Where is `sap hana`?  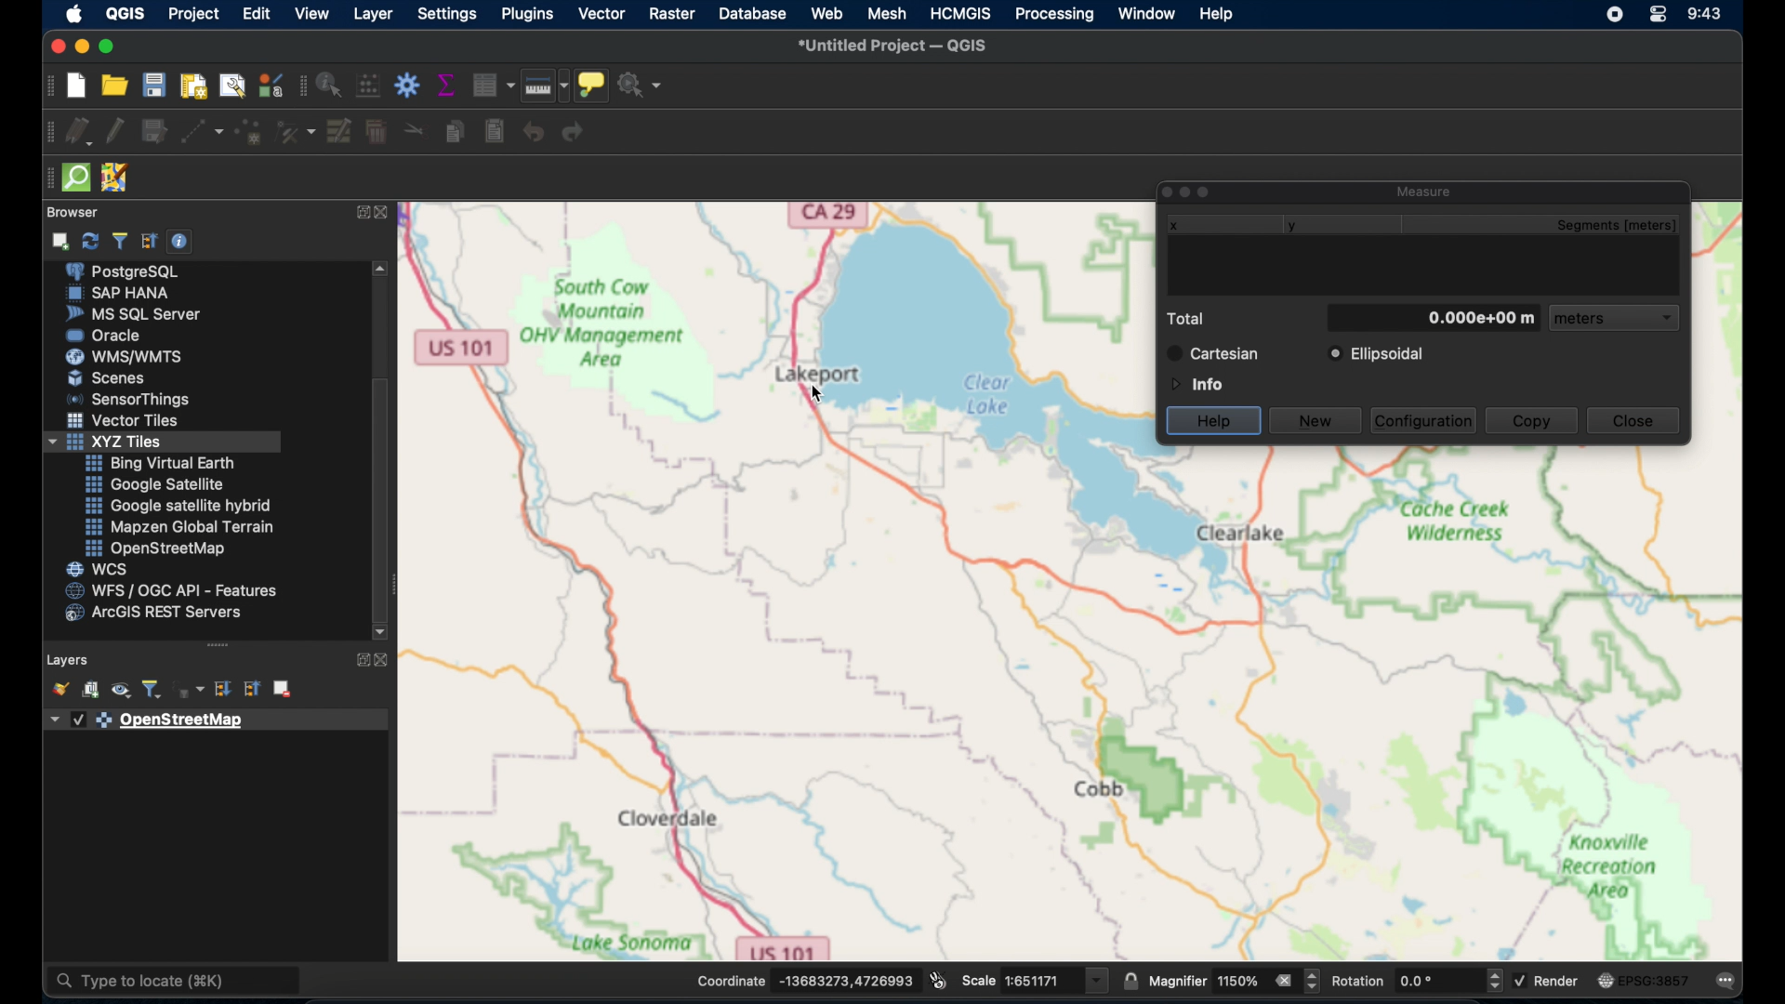 sap hana is located at coordinates (121, 294).